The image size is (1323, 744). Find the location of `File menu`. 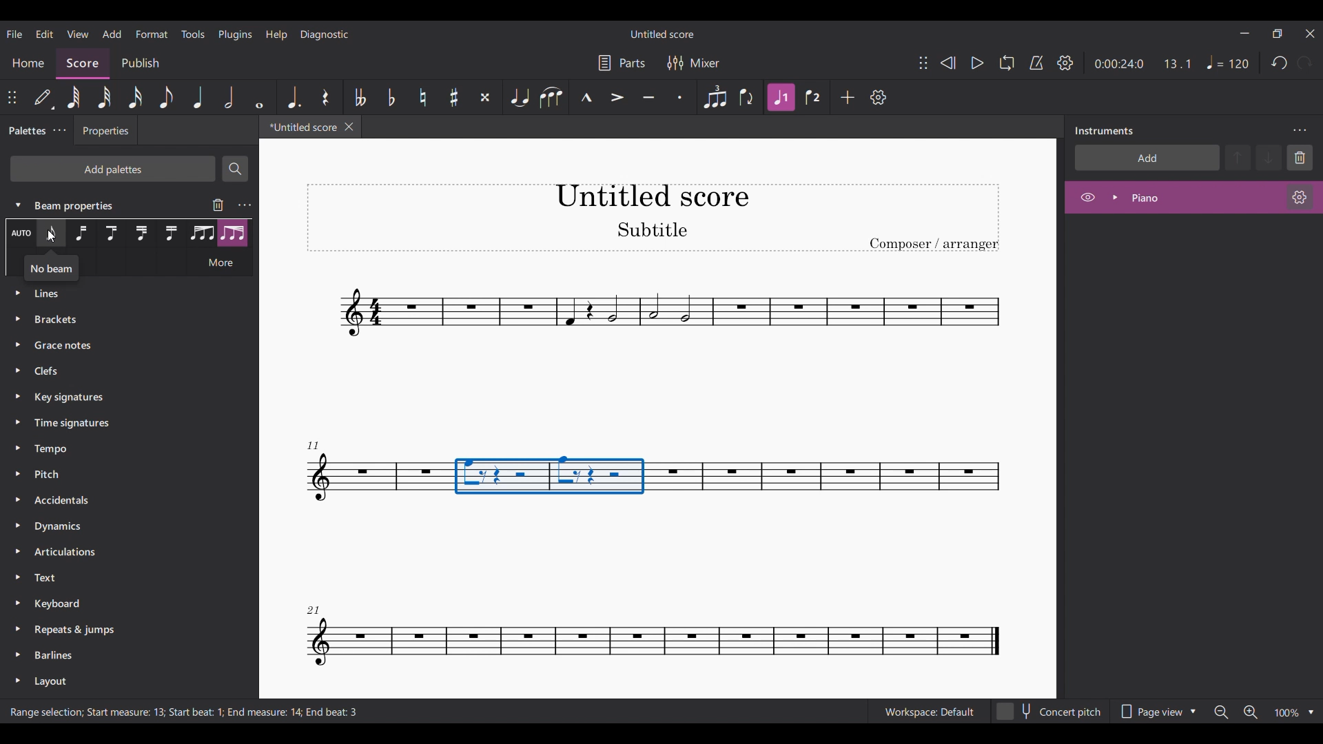

File menu is located at coordinates (14, 34).